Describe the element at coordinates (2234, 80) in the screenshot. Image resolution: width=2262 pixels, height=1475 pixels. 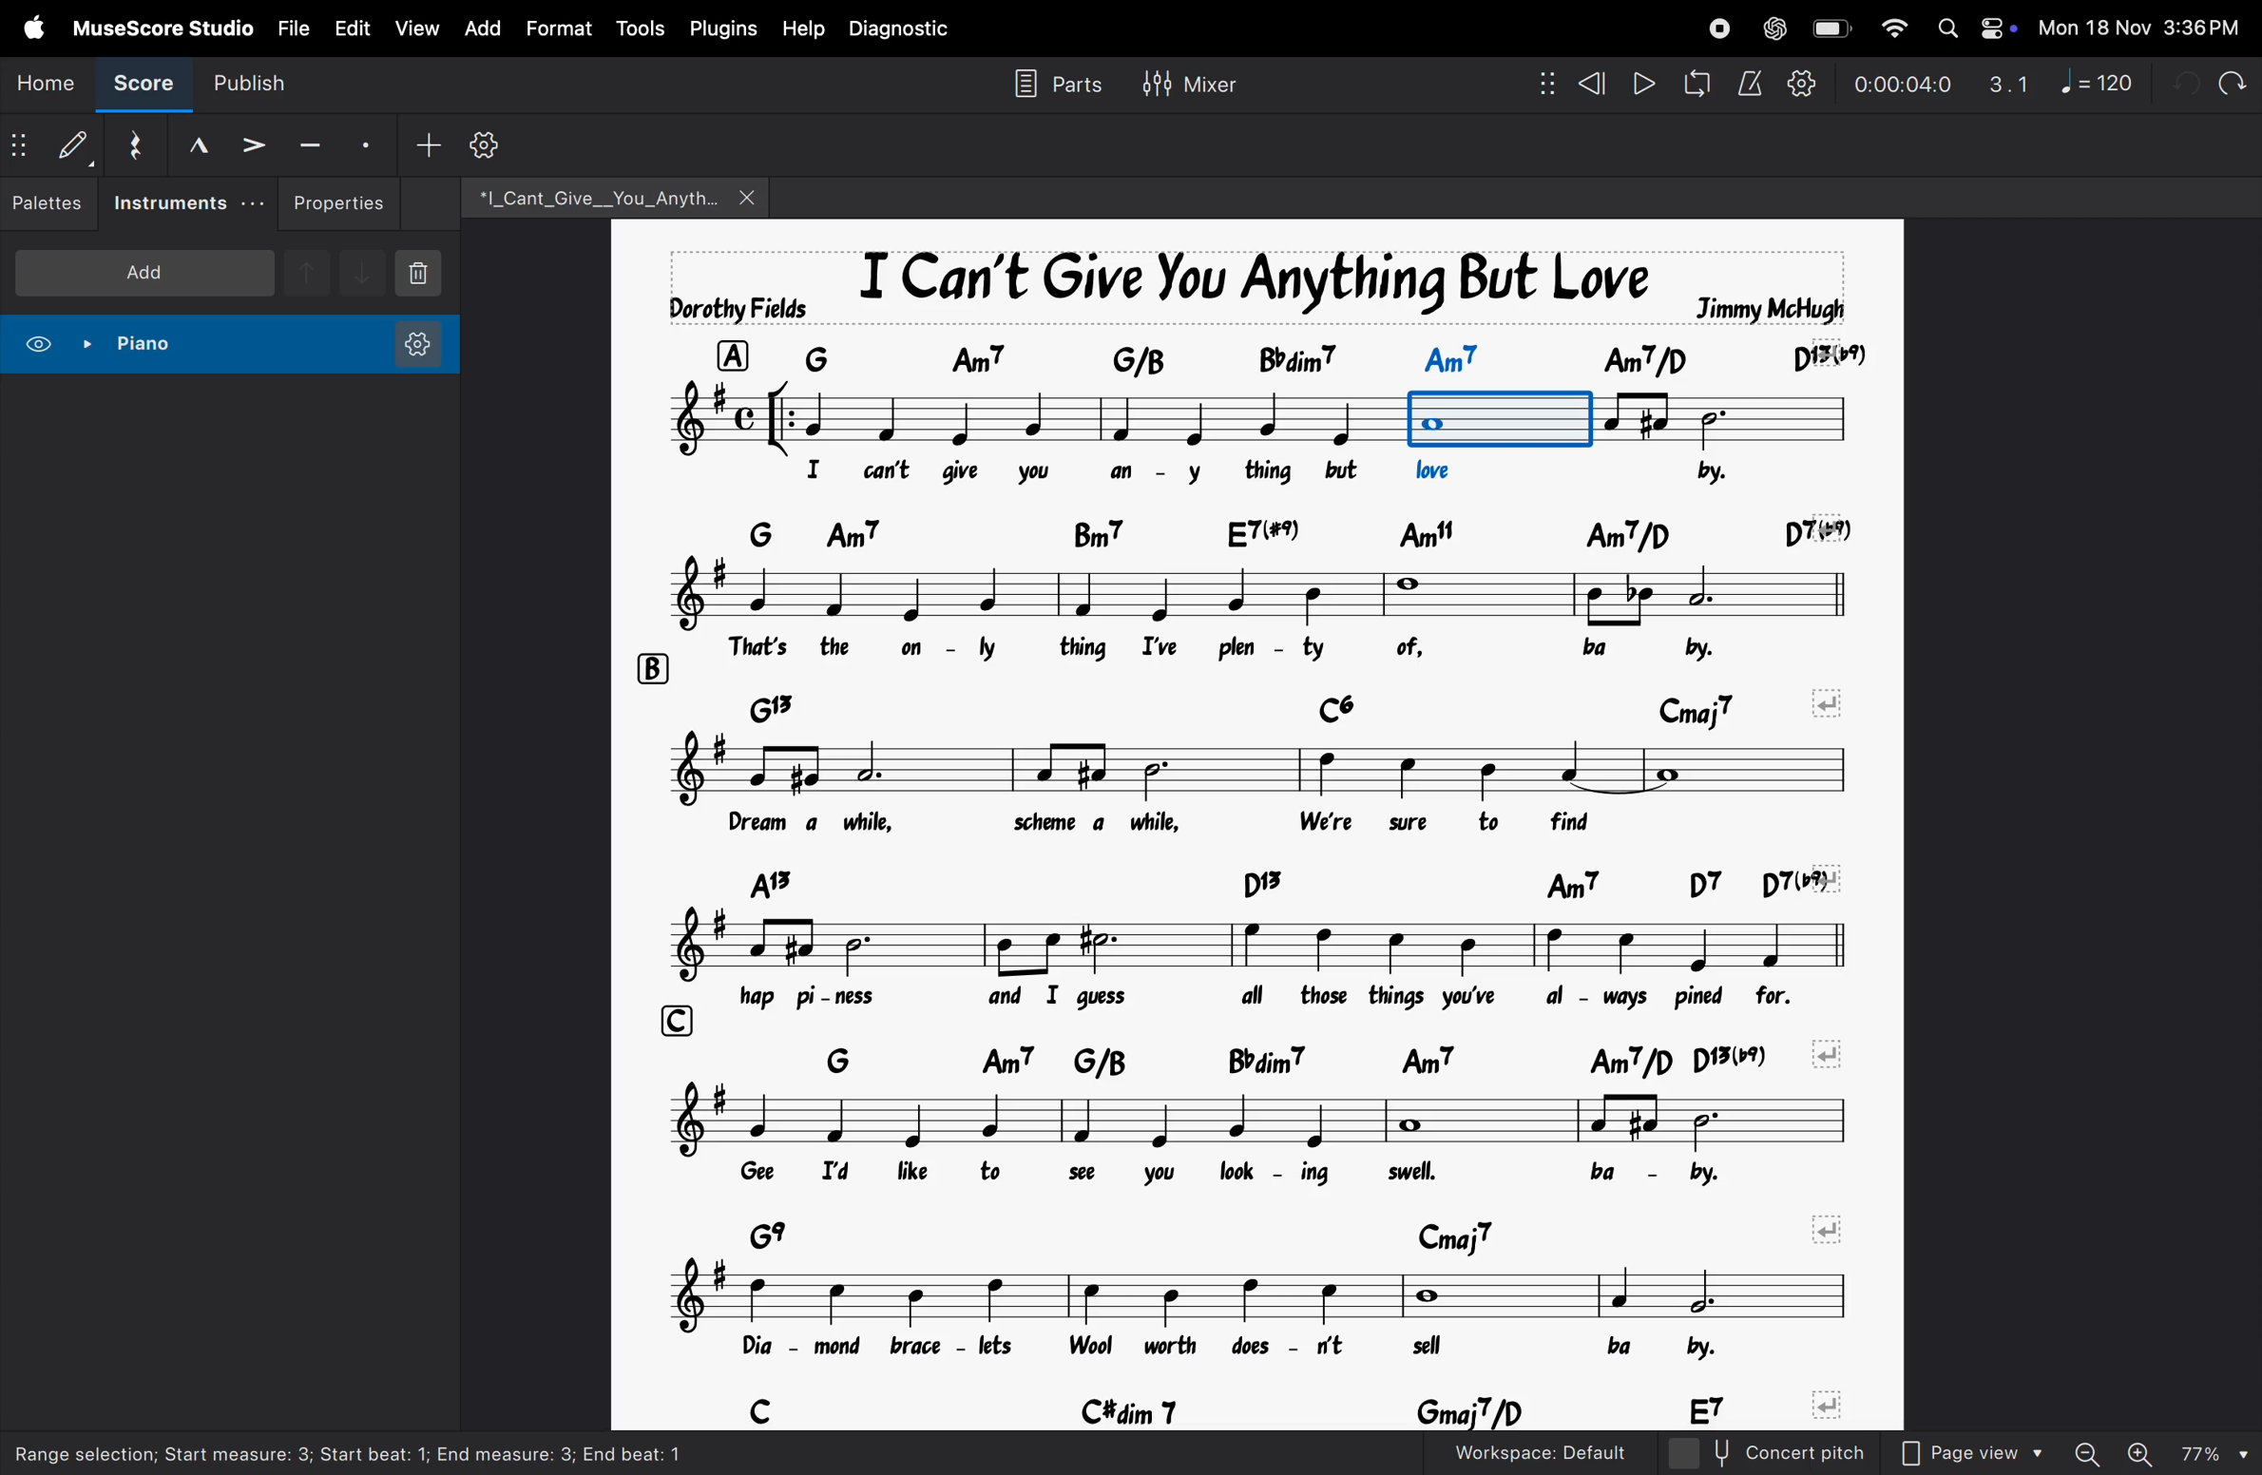
I see `redo` at that location.